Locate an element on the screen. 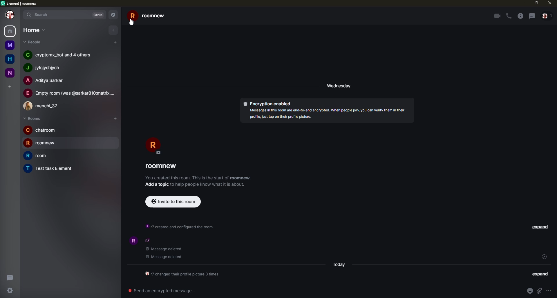 The height and width of the screenshot is (298, 557). profile is located at coordinates (10, 15).